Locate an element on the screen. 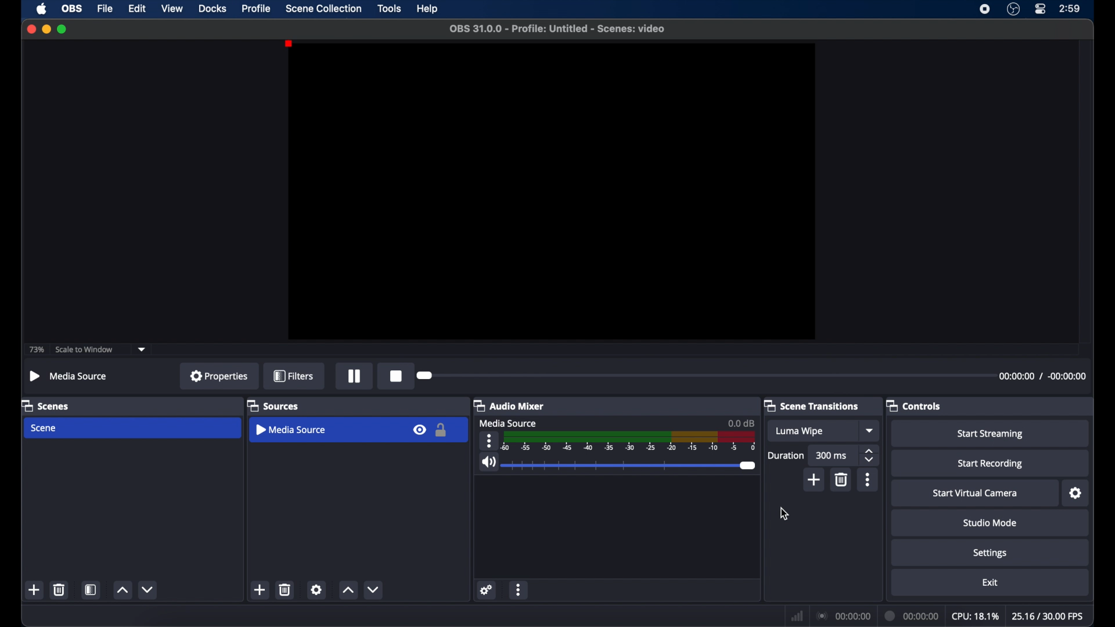 This screenshot has width=1115, height=627. add is located at coordinates (260, 589).